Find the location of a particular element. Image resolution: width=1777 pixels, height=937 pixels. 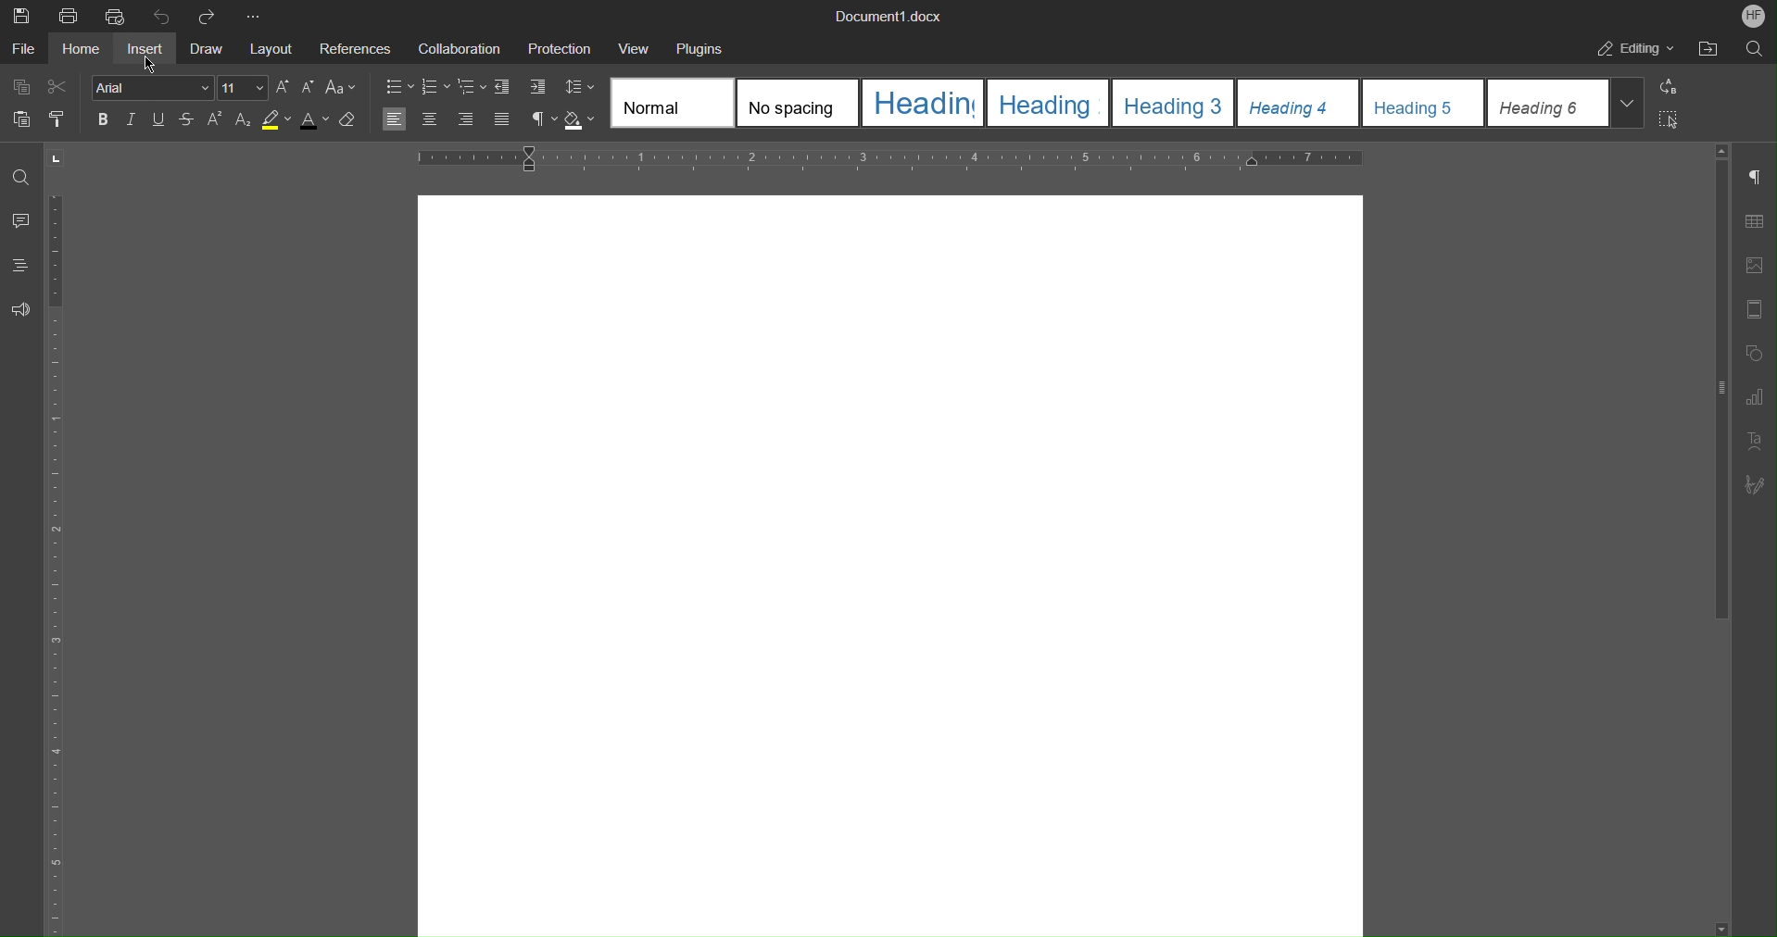

Home is located at coordinates (85, 49).